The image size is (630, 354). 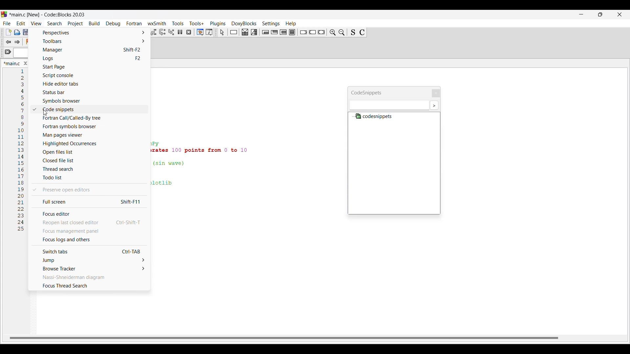 What do you see at coordinates (180, 32) in the screenshot?
I see `Break debugger` at bounding box center [180, 32].